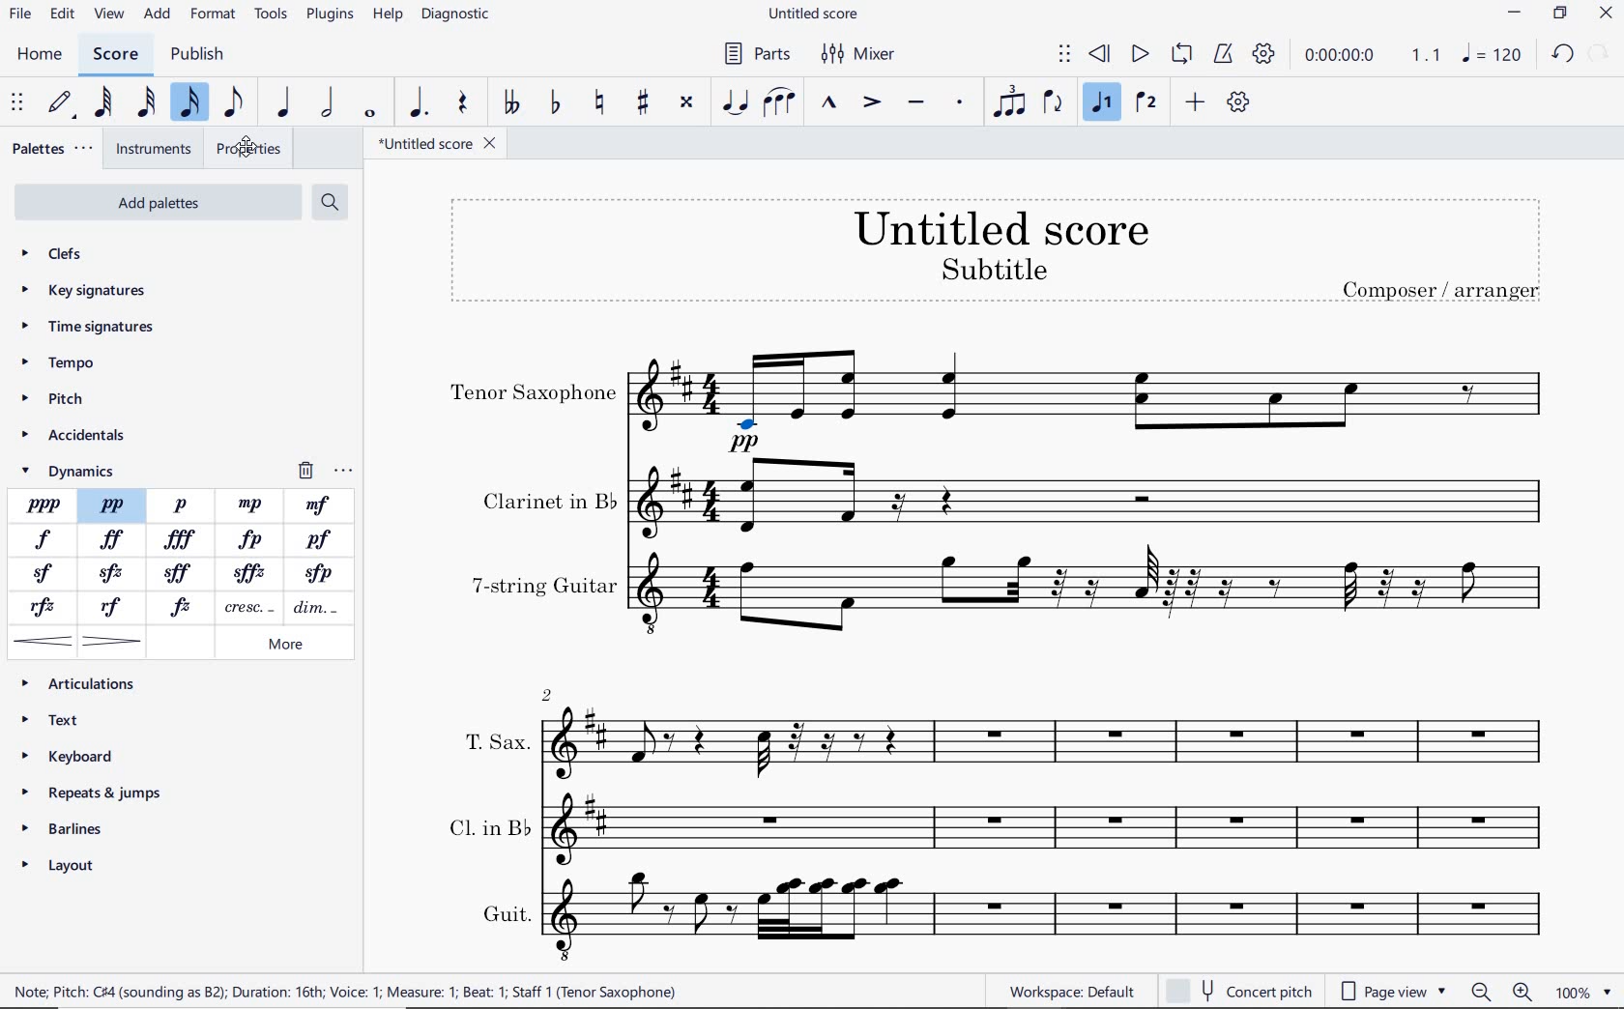  What do you see at coordinates (112, 505) in the screenshot?
I see `PP (pianississimo)` at bounding box center [112, 505].